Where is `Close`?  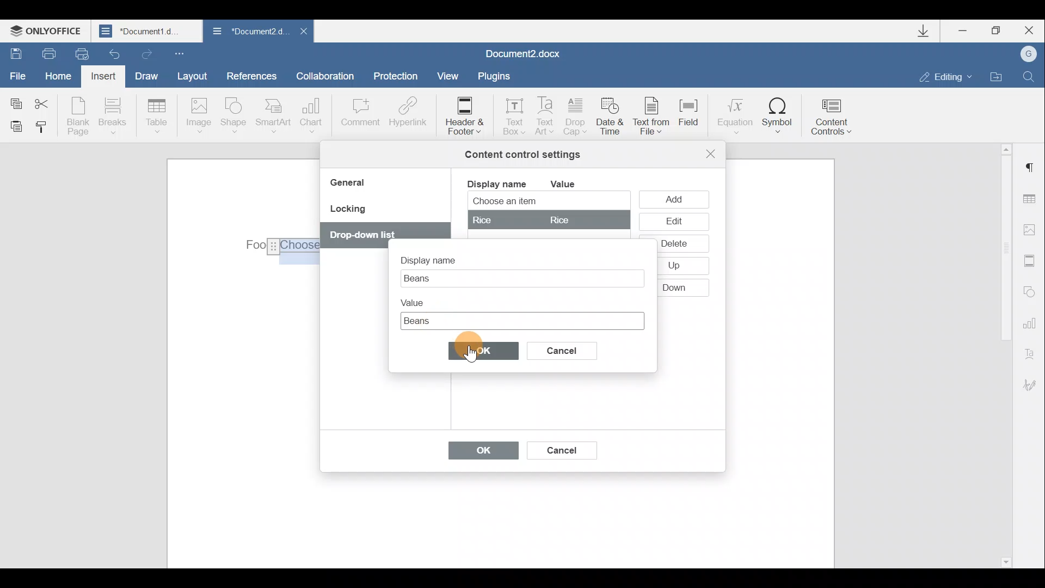 Close is located at coordinates (1028, 30).